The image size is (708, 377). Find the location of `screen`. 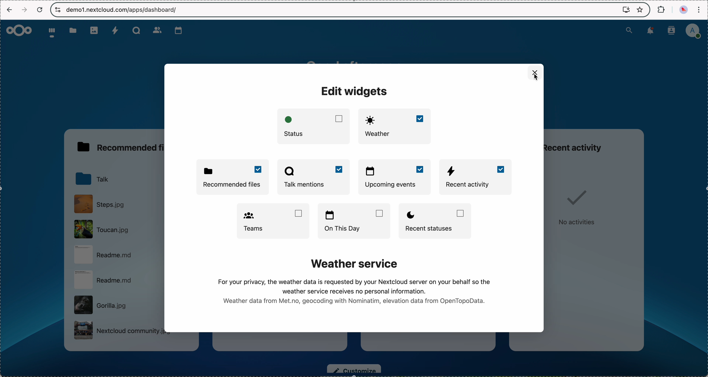

screen is located at coordinates (626, 10).